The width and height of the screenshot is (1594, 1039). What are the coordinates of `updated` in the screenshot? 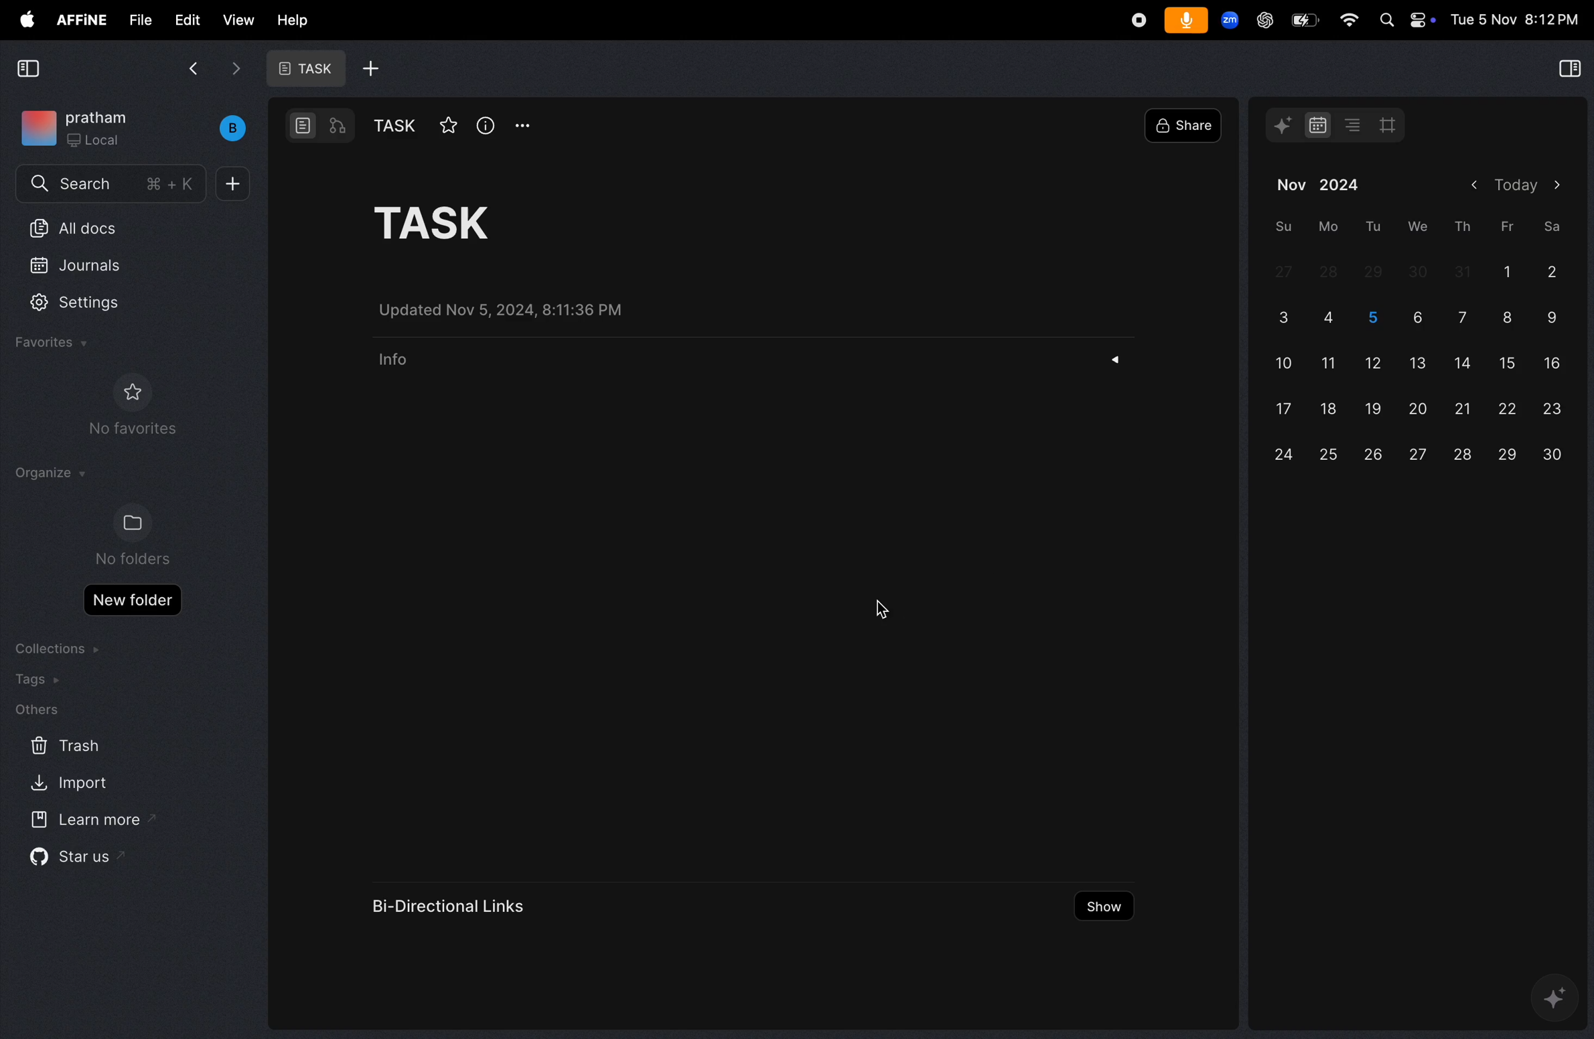 It's located at (514, 310).